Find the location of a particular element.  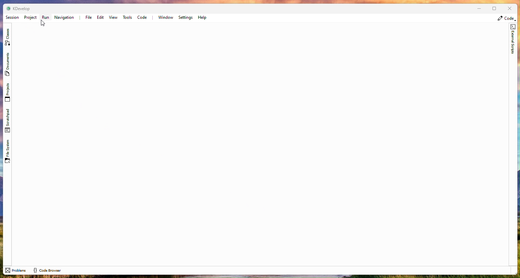

Session is located at coordinates (12, 17).